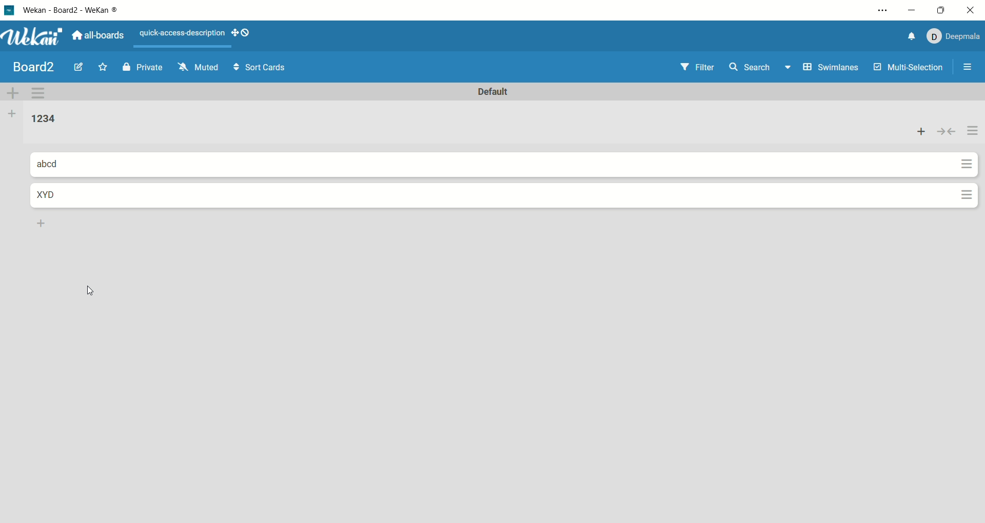 This screenshot has height=523, width=985. Describe the element at coordinates (908, 36) in the screenshot. I see `notification` at that location.